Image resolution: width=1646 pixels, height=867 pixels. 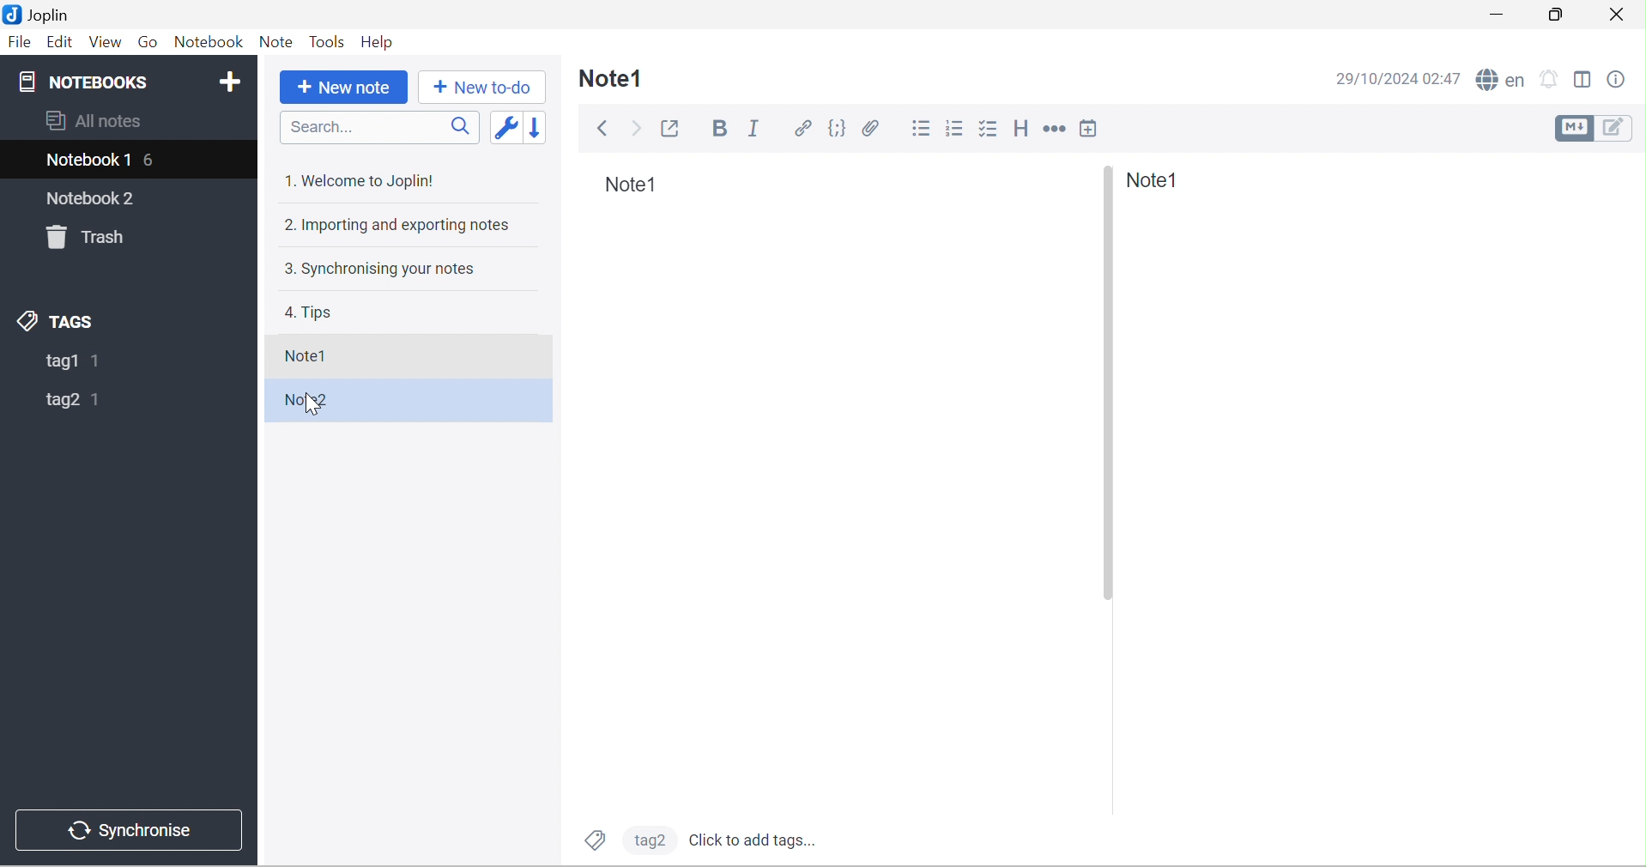 What do you see at coordinates (329, 43) in the screenshot?
I see `Tools` at bounding box center [329, 43].